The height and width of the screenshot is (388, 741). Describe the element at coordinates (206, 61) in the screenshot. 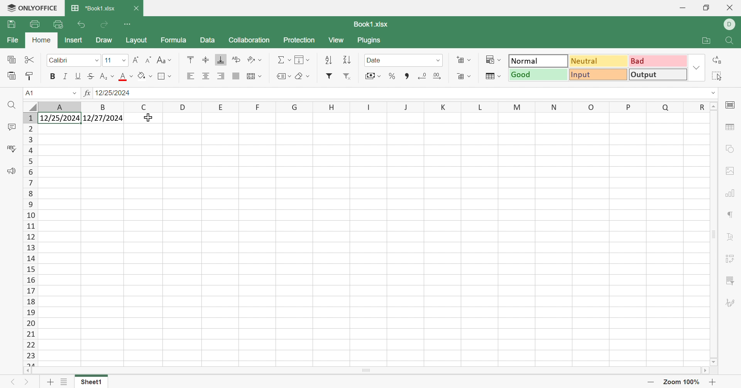

I see `Align Middle` at that location.